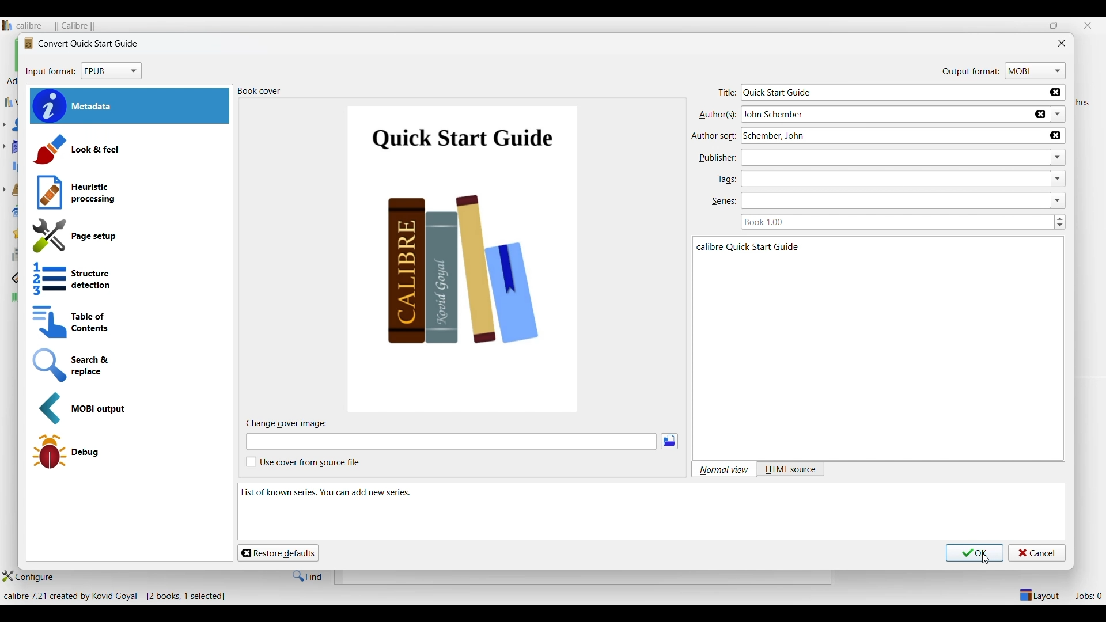  What do you see at coordinates (111, 71) in the screenshot?
I see `Format options` at bounding box center [111, 71].